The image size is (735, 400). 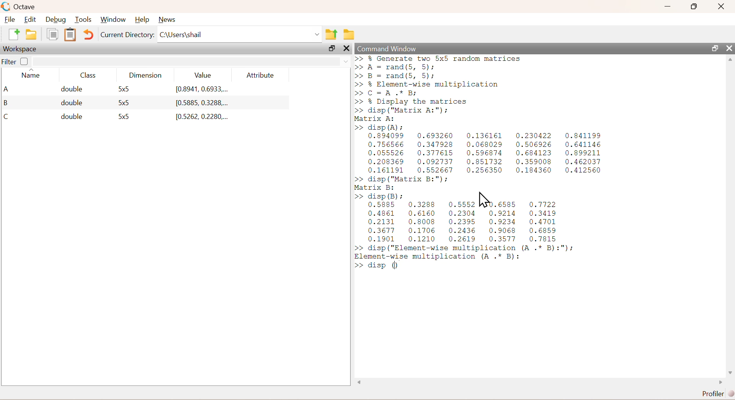 I want to click on Workspace, so click(x=21, y=50).